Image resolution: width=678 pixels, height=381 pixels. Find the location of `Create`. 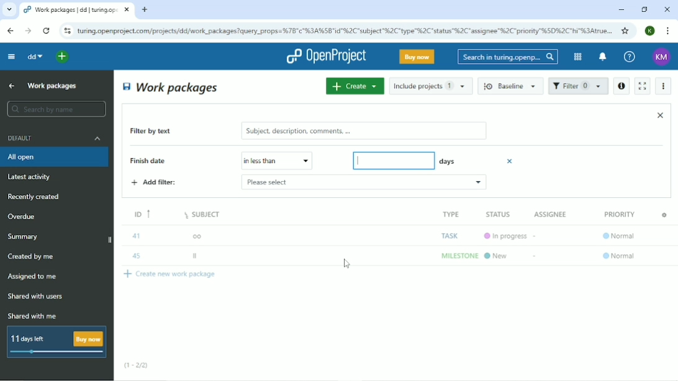

Create is located at coordinates (355, 86).